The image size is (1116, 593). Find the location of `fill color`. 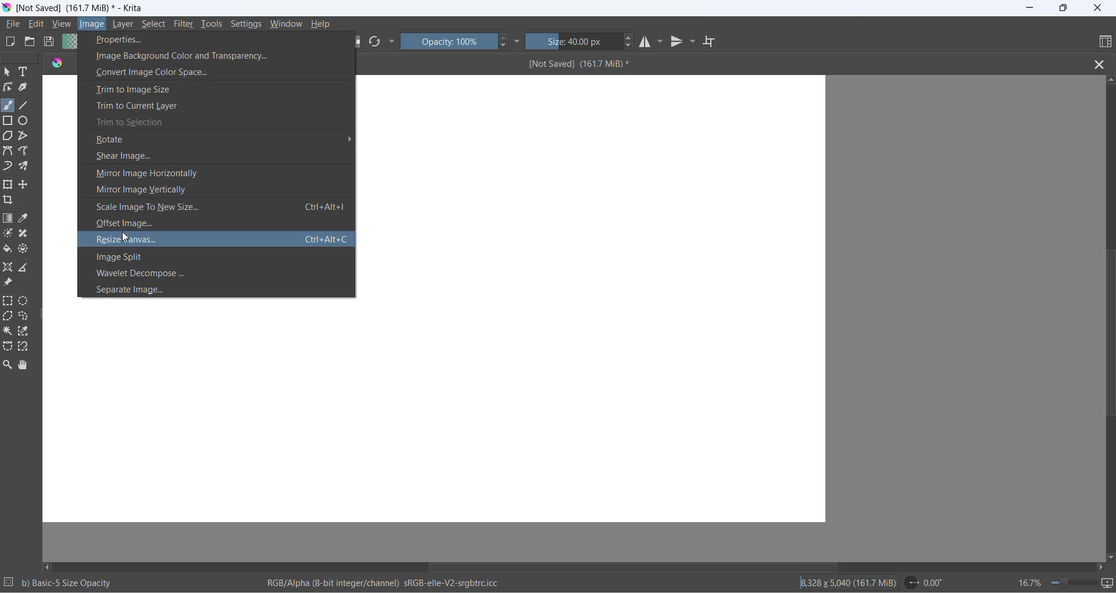

fill color is located at coordinates (8, 251).